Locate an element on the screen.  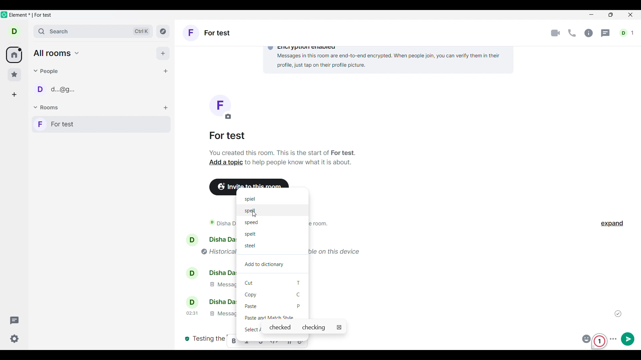
Software and room name is located at coordinates (32, 15).